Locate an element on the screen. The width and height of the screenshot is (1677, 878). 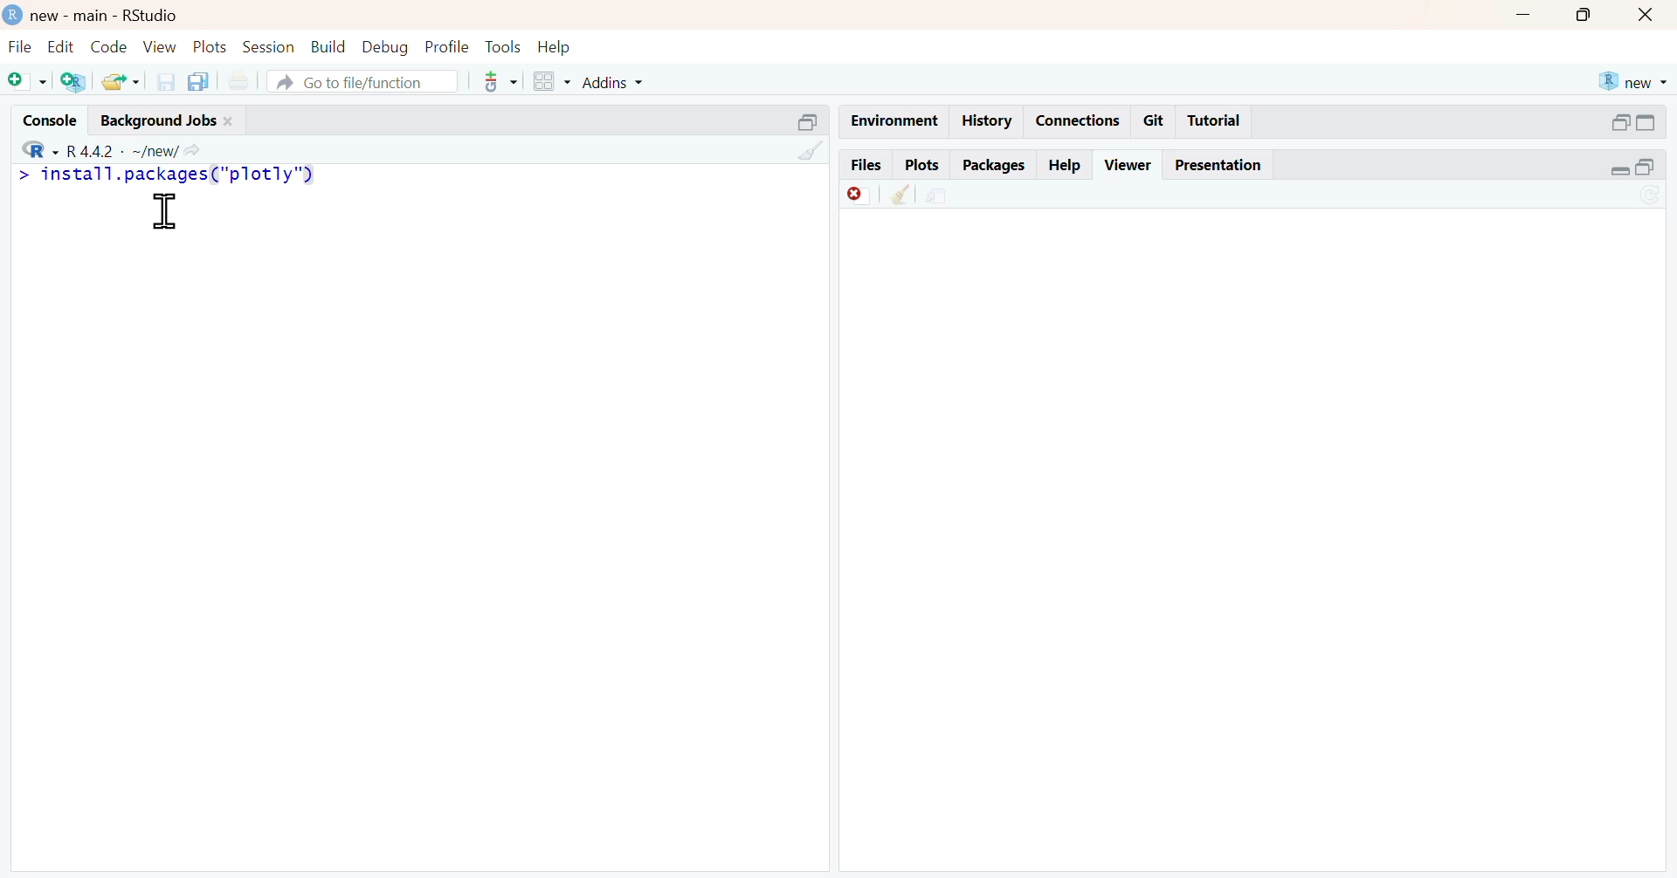
plots is located at coordinates (921, 164).